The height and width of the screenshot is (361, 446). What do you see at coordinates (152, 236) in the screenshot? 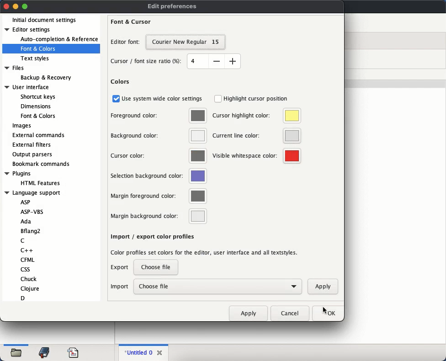
I see `import export color profiles` at bounding box center [152, 236].